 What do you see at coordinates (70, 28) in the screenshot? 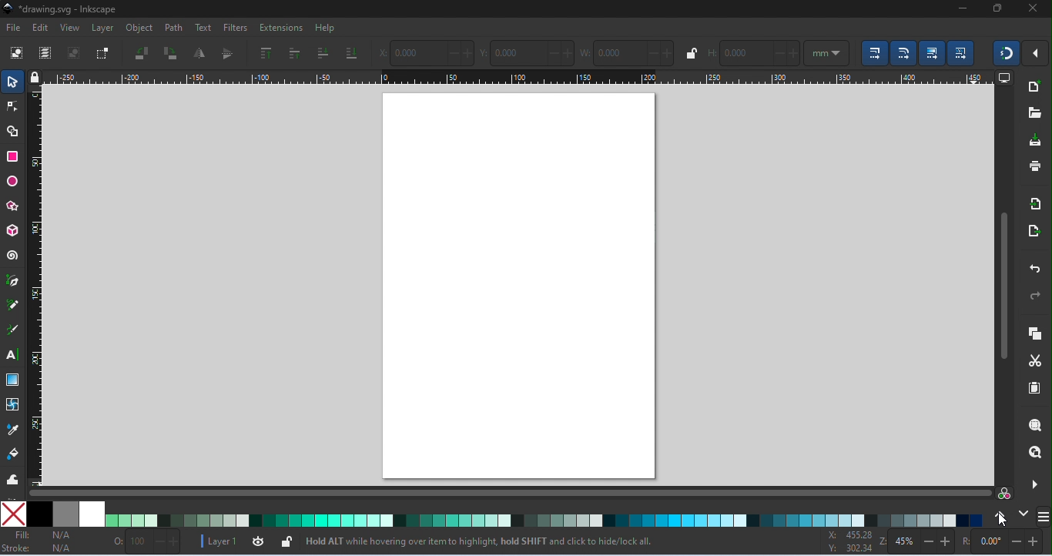
I see `view` at bounding box center [70, 28].